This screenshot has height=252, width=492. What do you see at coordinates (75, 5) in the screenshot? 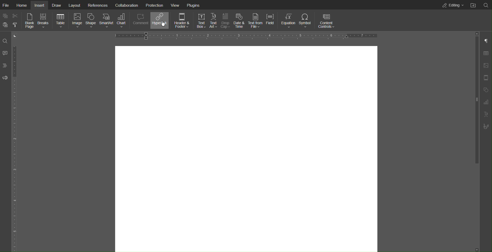
I see `Layout` at bounding box center [75, 5].